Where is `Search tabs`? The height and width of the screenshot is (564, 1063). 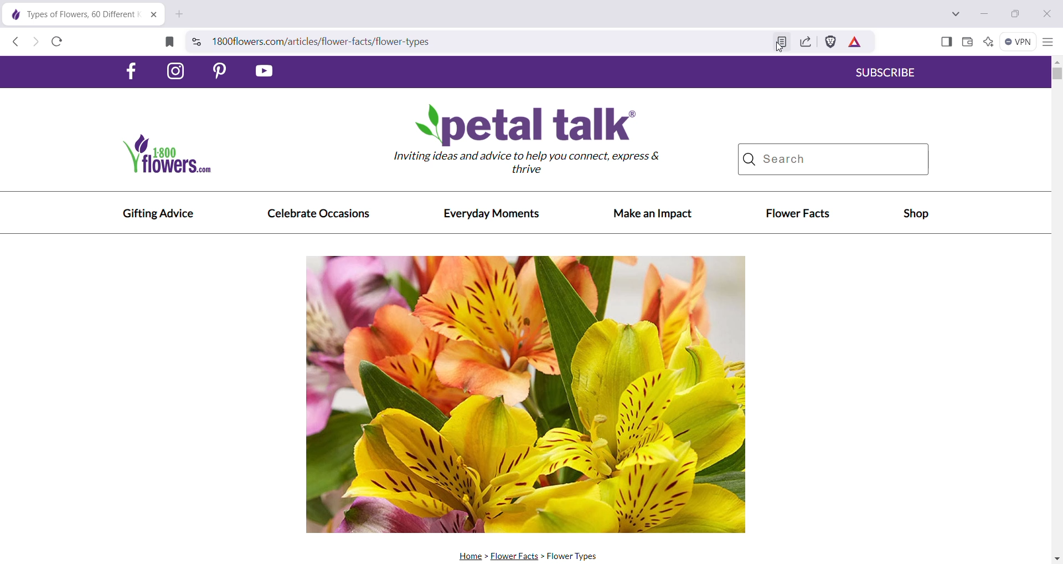
Search tabs is located at coordinates (957, 14).